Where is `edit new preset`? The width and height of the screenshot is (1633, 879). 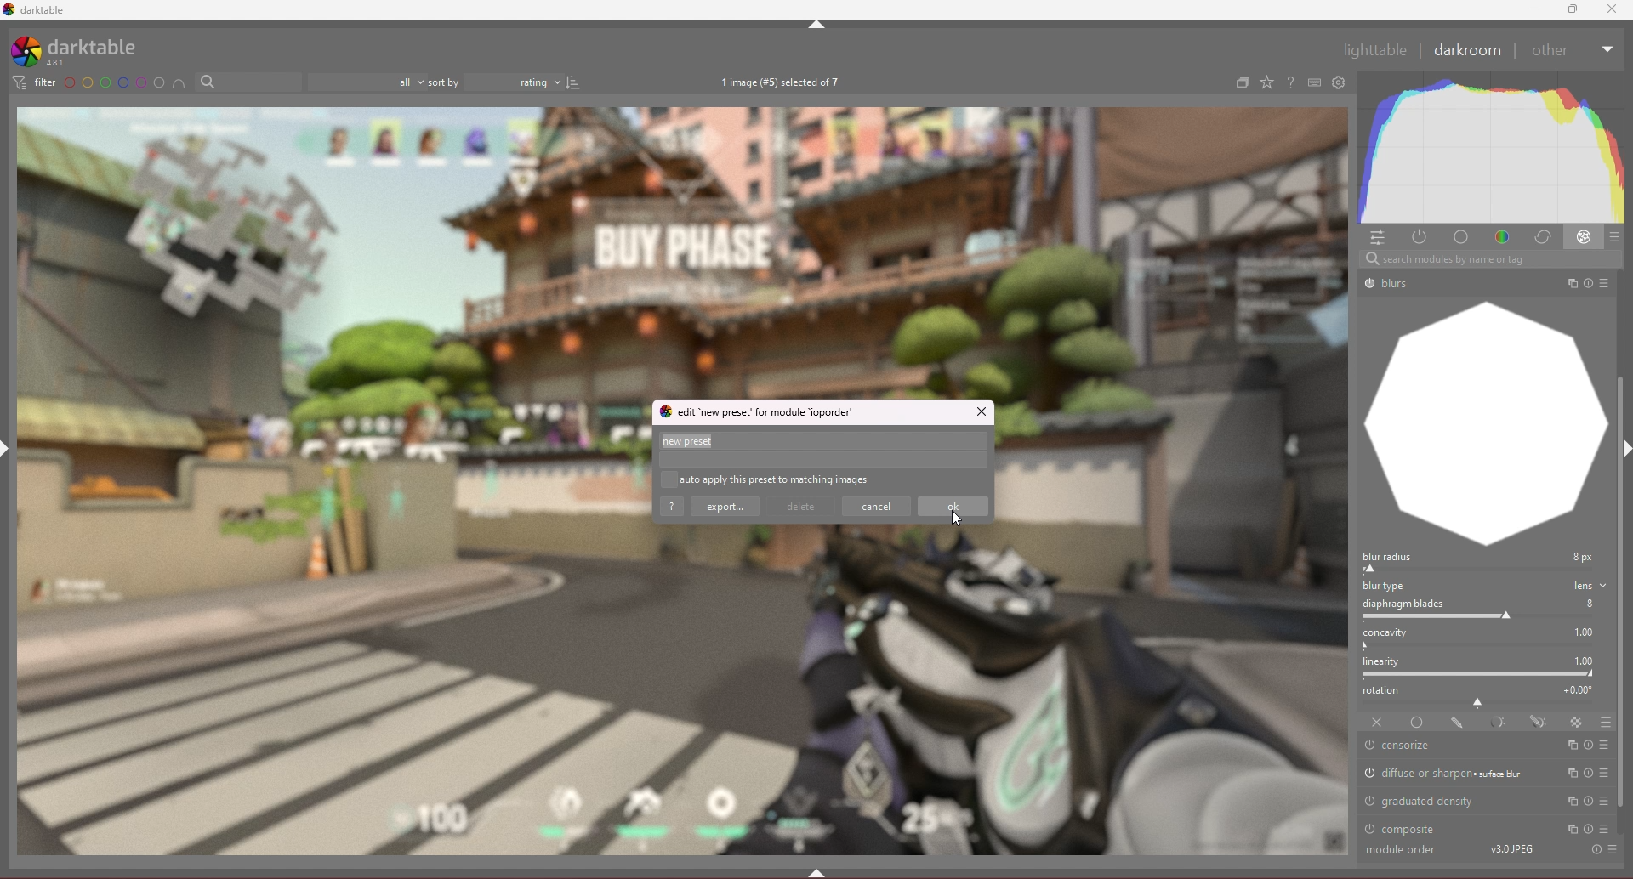 edit new preset is located at coordinates (762, 412).